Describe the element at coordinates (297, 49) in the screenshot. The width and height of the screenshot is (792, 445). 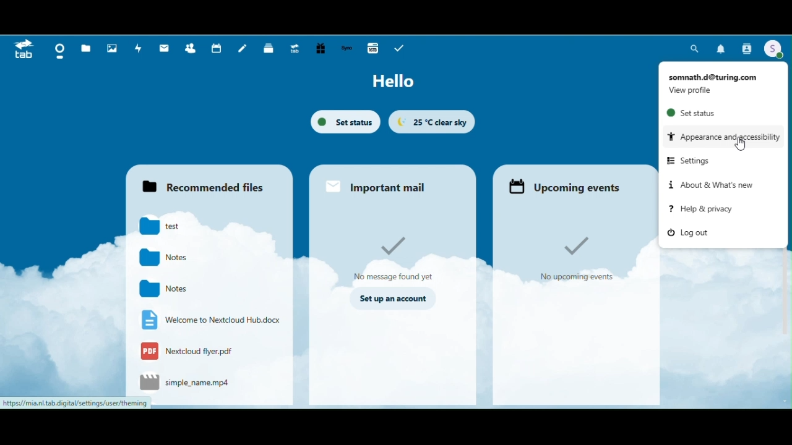
I see `Upgrade` at that location.